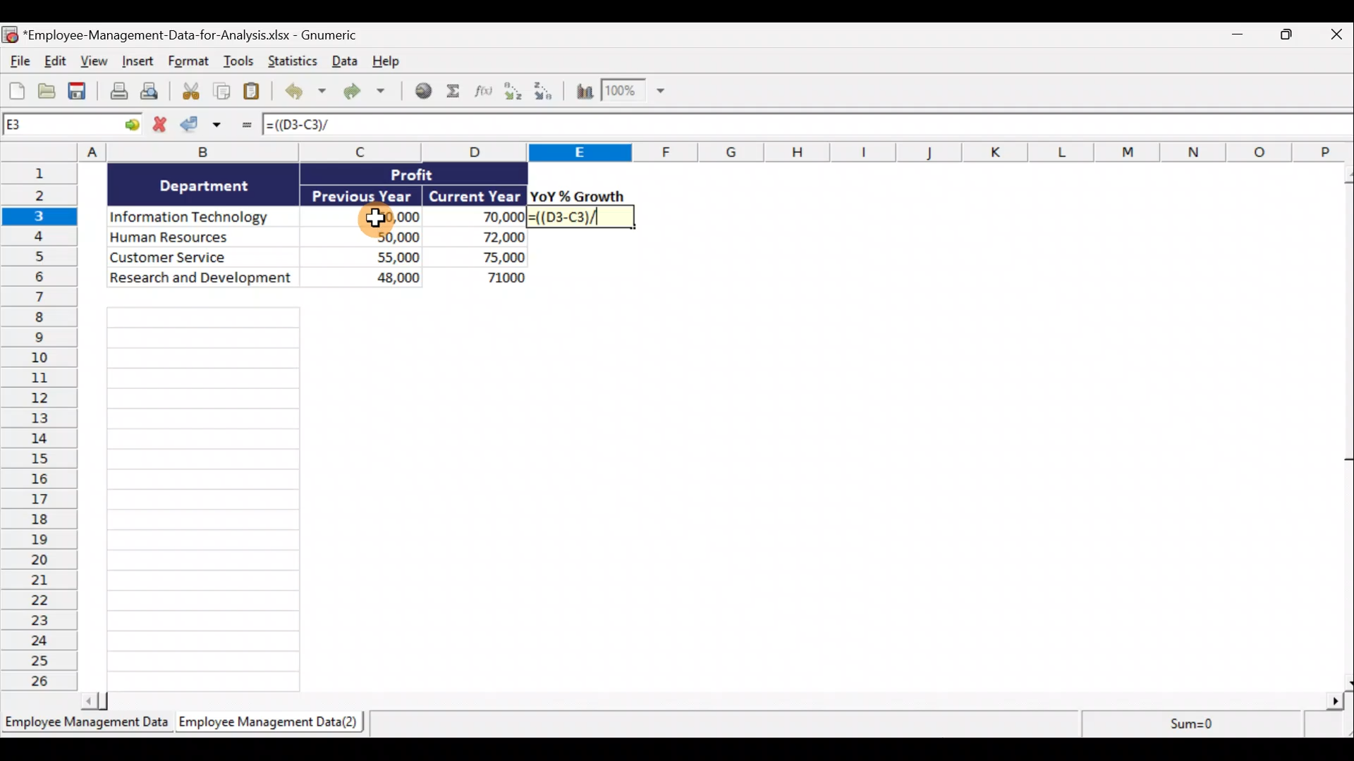 This screenshot has height=761, width=1354. I want to click on Copy selection, so click(222, 92).